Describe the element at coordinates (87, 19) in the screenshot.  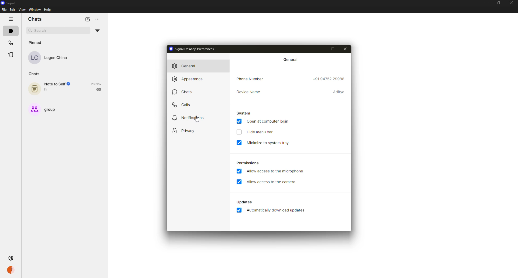
I see `new chat` at that location.